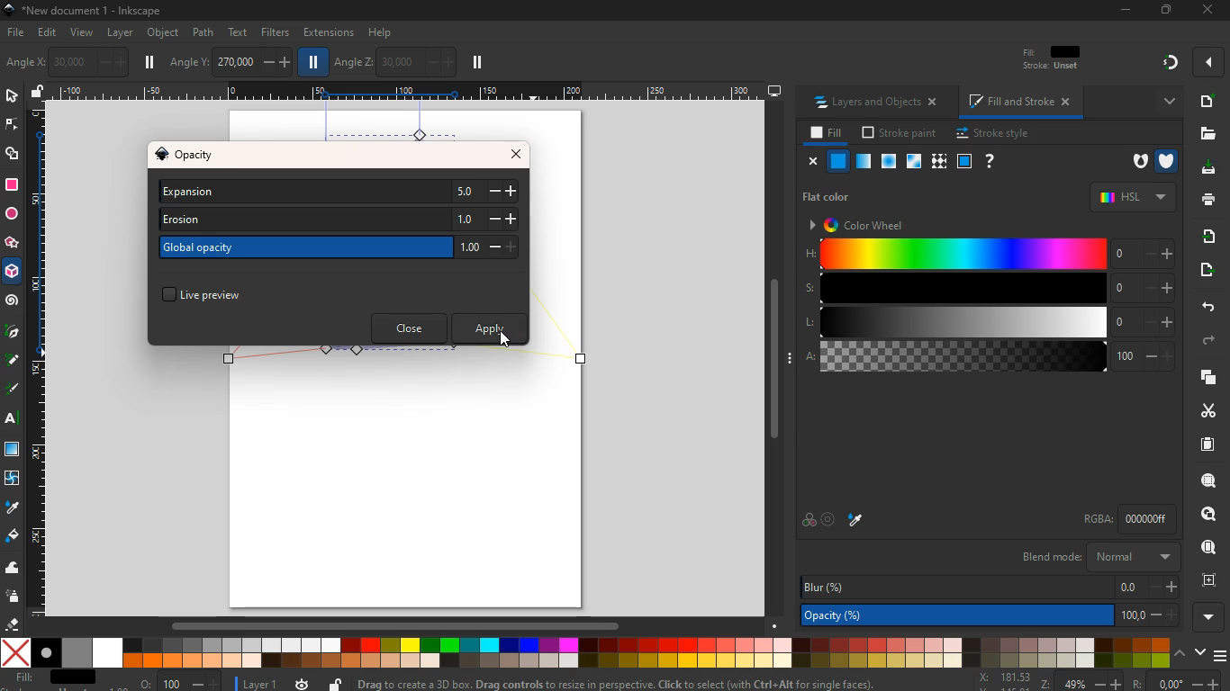 Image resolution: width=1230 pixels, height=691 pixels. What do you see at coordinates (83, 33) in the screenshot?
I see `view` at bounding box center [83, 33].